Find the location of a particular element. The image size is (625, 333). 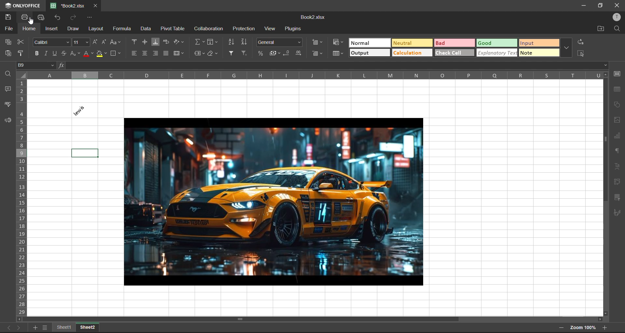

Active cell is located at coordinates (86, 153).